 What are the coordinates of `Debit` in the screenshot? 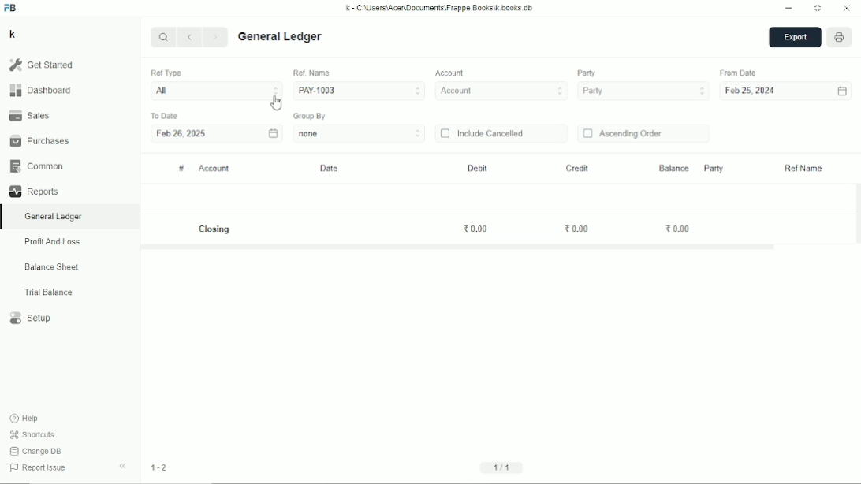 It's located at (478, 168).